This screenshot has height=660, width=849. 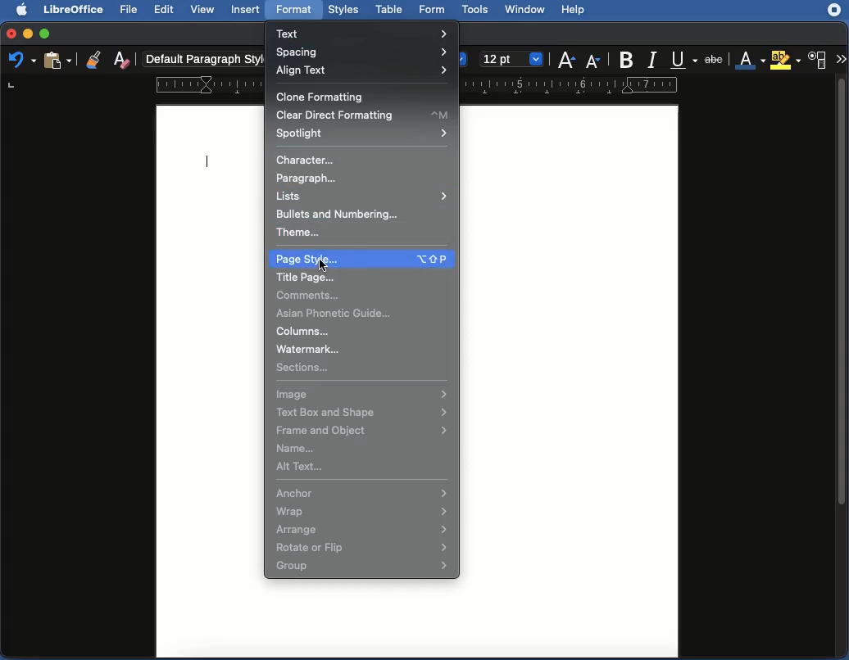 What do you see at coordinates (10, 32) in the screenshot?
I see `Close` at bounding box center [10, 32].